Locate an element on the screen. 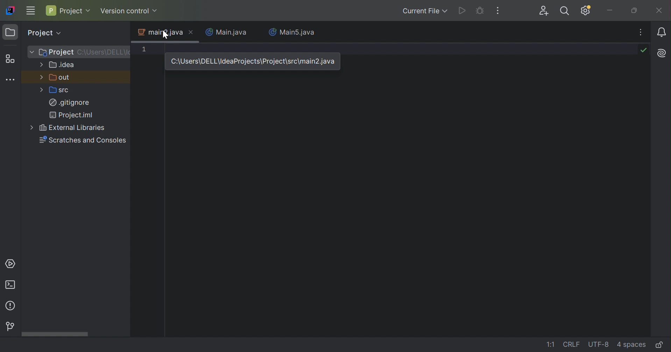 The height and width of the screenshot is (352, 671). Services is located at coordinates (9, 265).